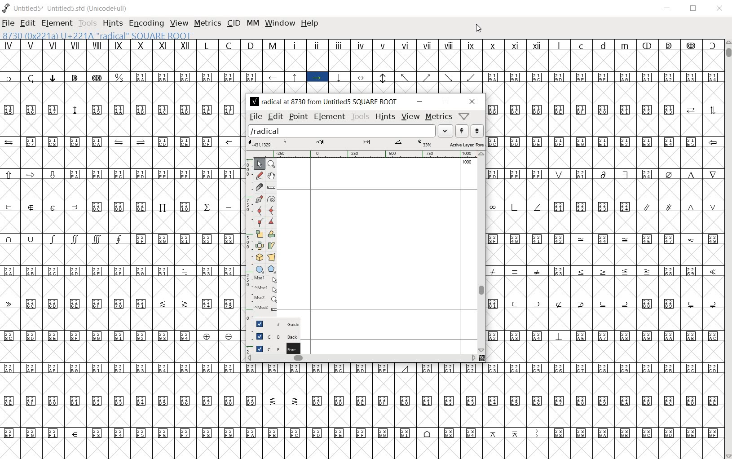 The width and height of the screenshot is (732, 459). I want to click on add a point, then drag out its control points, so click(258, 199).